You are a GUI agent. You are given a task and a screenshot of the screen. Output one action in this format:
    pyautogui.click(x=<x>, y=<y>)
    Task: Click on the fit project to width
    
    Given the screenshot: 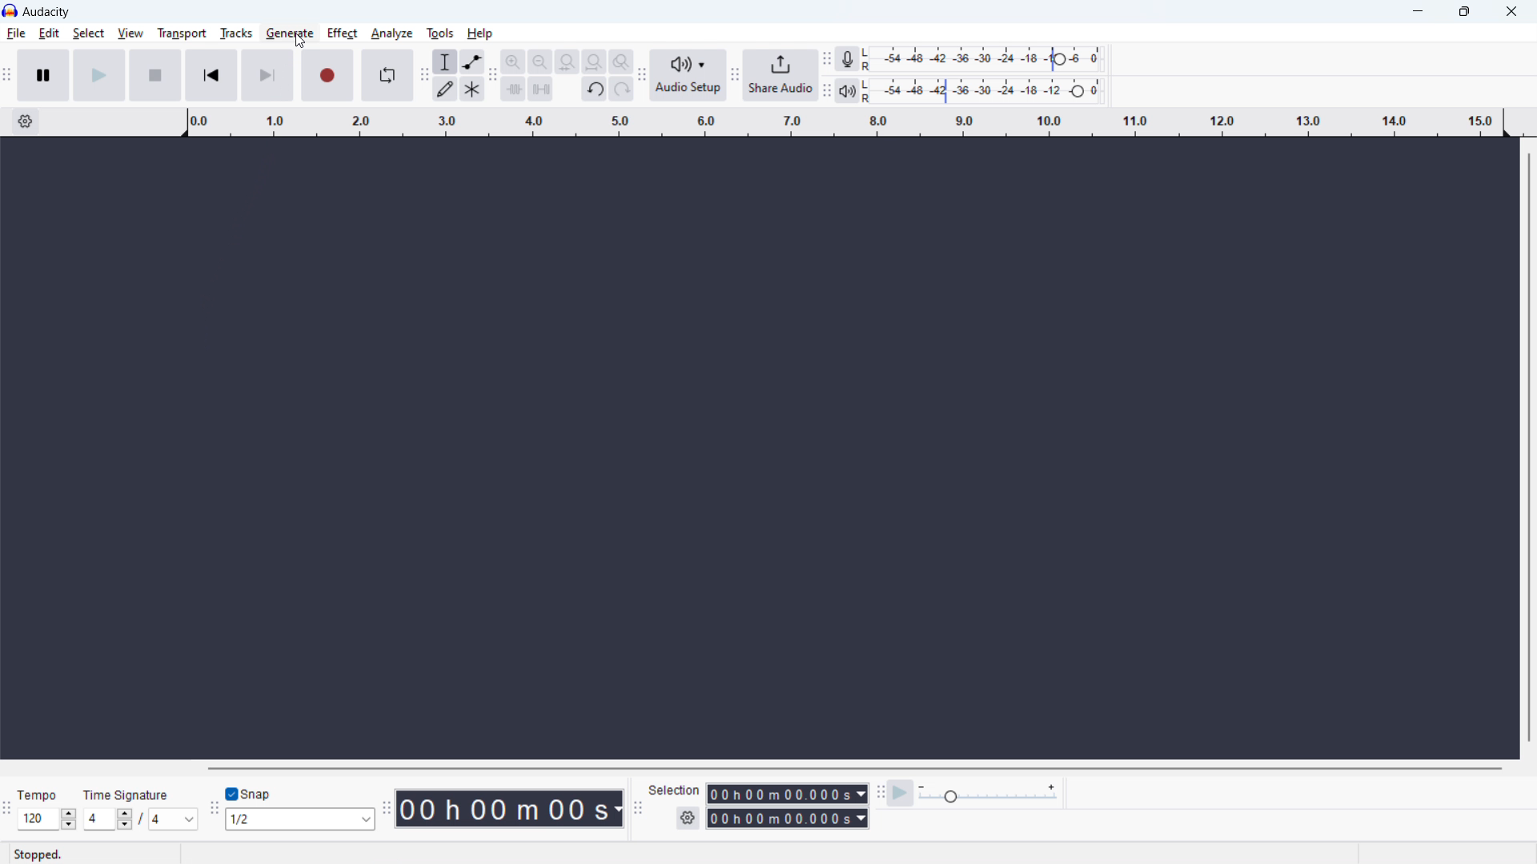 What is the action you would take?
    pyautogui.click(x=595, y=61)
    